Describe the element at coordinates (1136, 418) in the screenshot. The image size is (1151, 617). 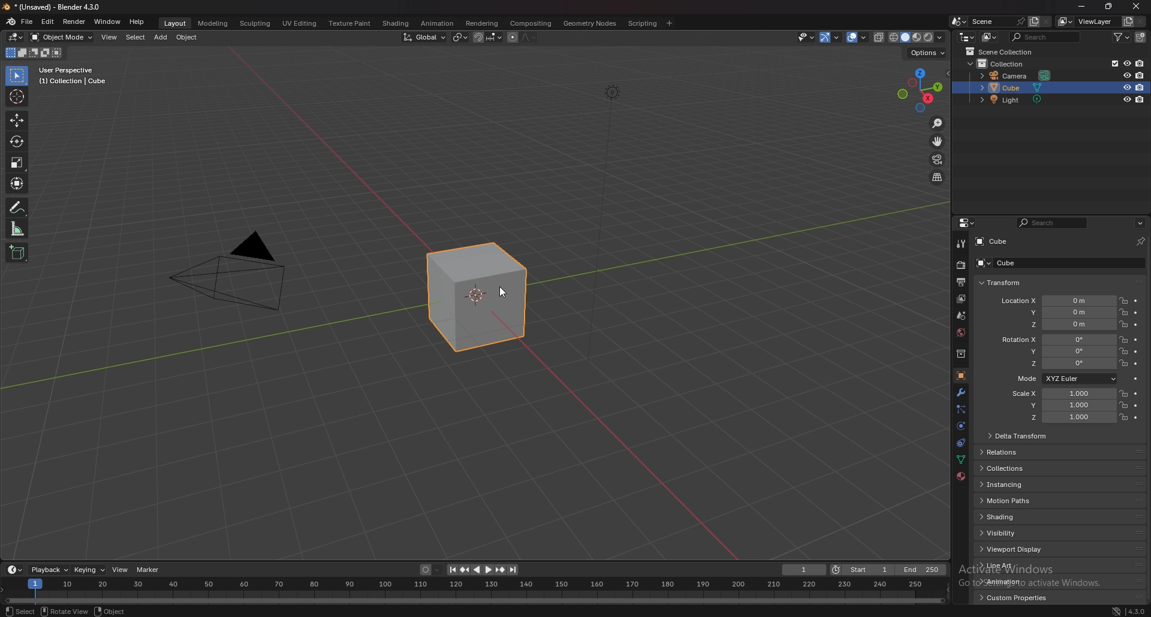
I see `animate property` at that location.